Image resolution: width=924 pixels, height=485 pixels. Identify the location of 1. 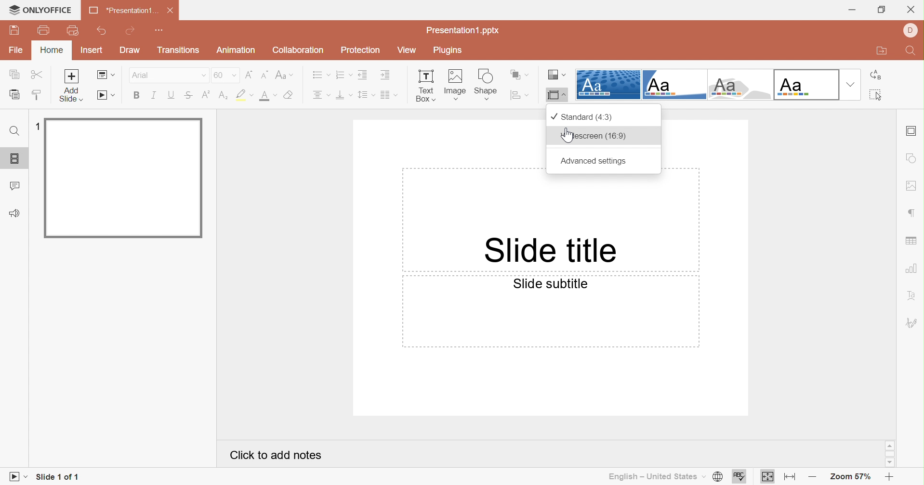
(35, 126).